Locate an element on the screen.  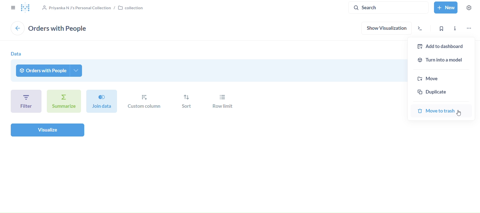
Settings is located at coordinates (469, 7).